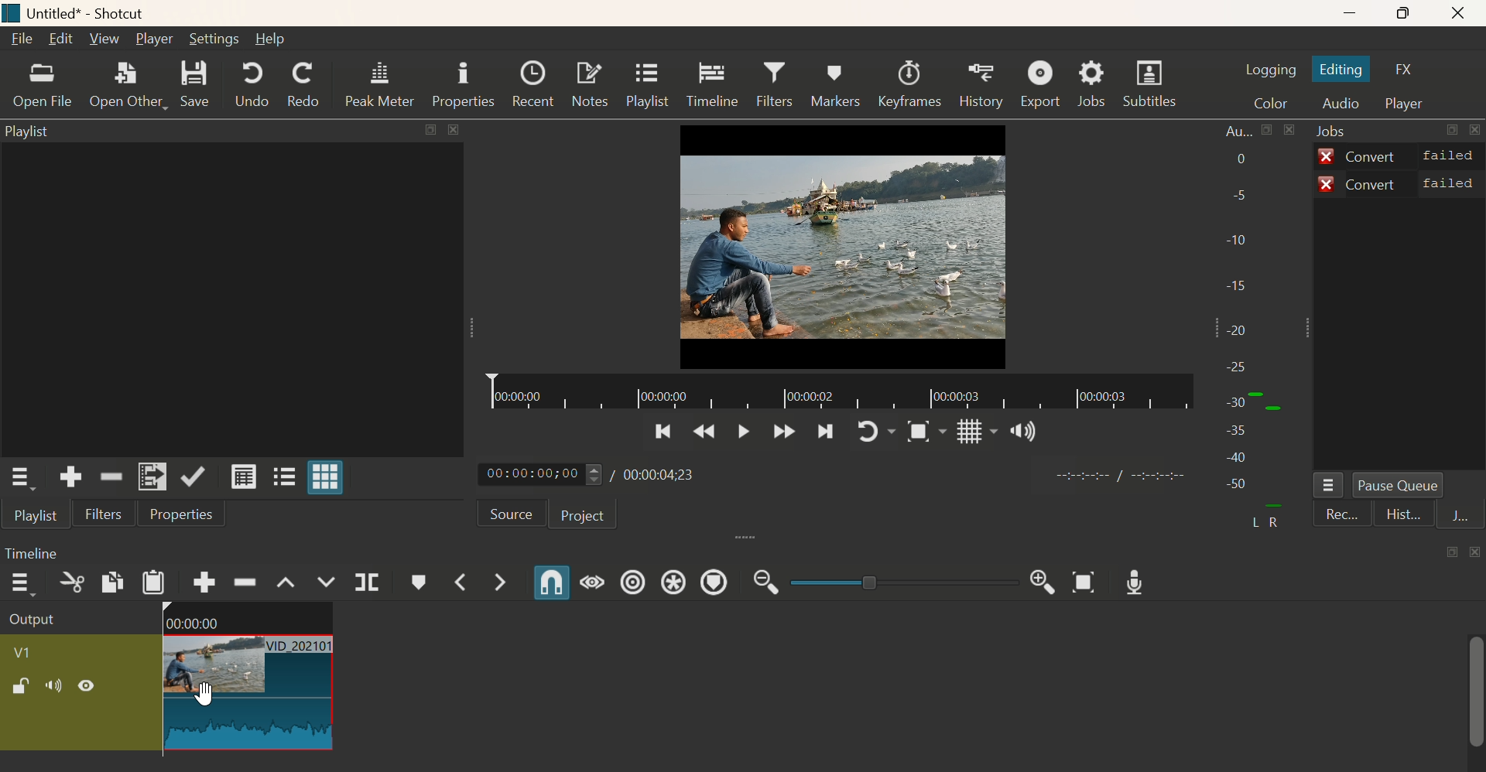 This screenshot has height=772, width=1486. I want to click on Ripple, so click(245, 582).